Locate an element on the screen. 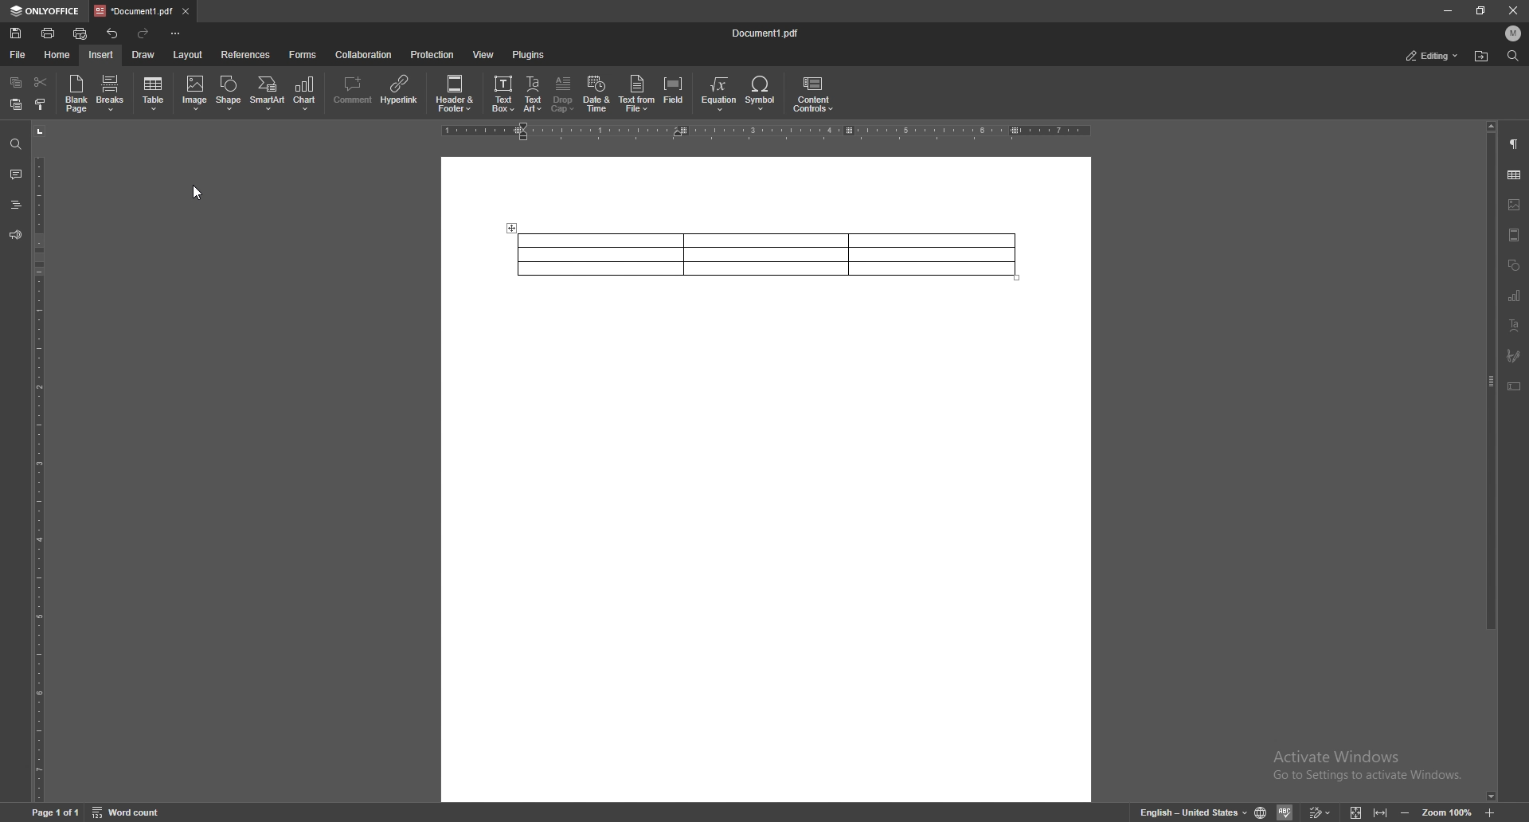 The image size is (1529, 822). table is located at coordinates (1515, 174).